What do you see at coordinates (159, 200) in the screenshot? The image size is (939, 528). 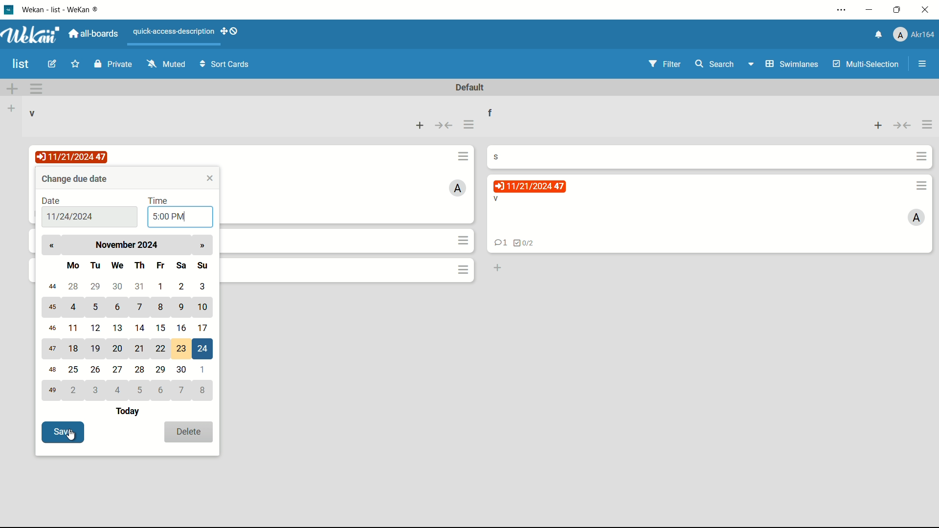 I see `time` at bounding box center [159, 200].